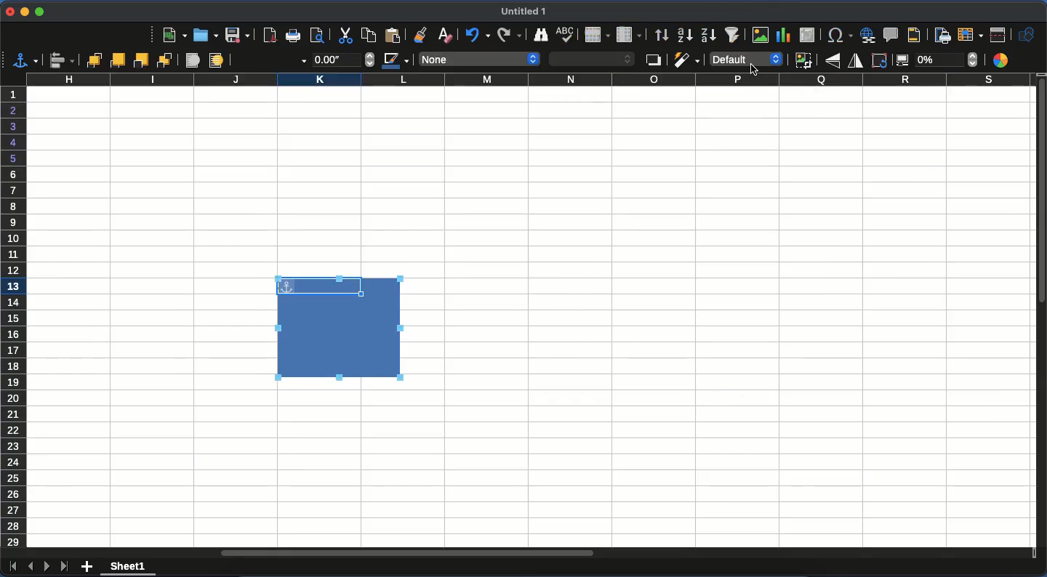 The height and width of the screenshot is (577, 1047). What do you see at coordinates (803, 60) in the screenshot?
I see `crop image` at bounding box center [803, 60].